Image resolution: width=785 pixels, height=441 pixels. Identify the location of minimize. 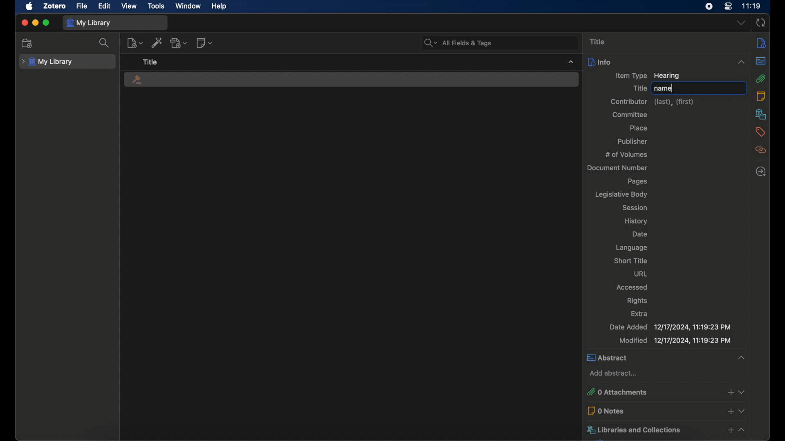
(35, 23).